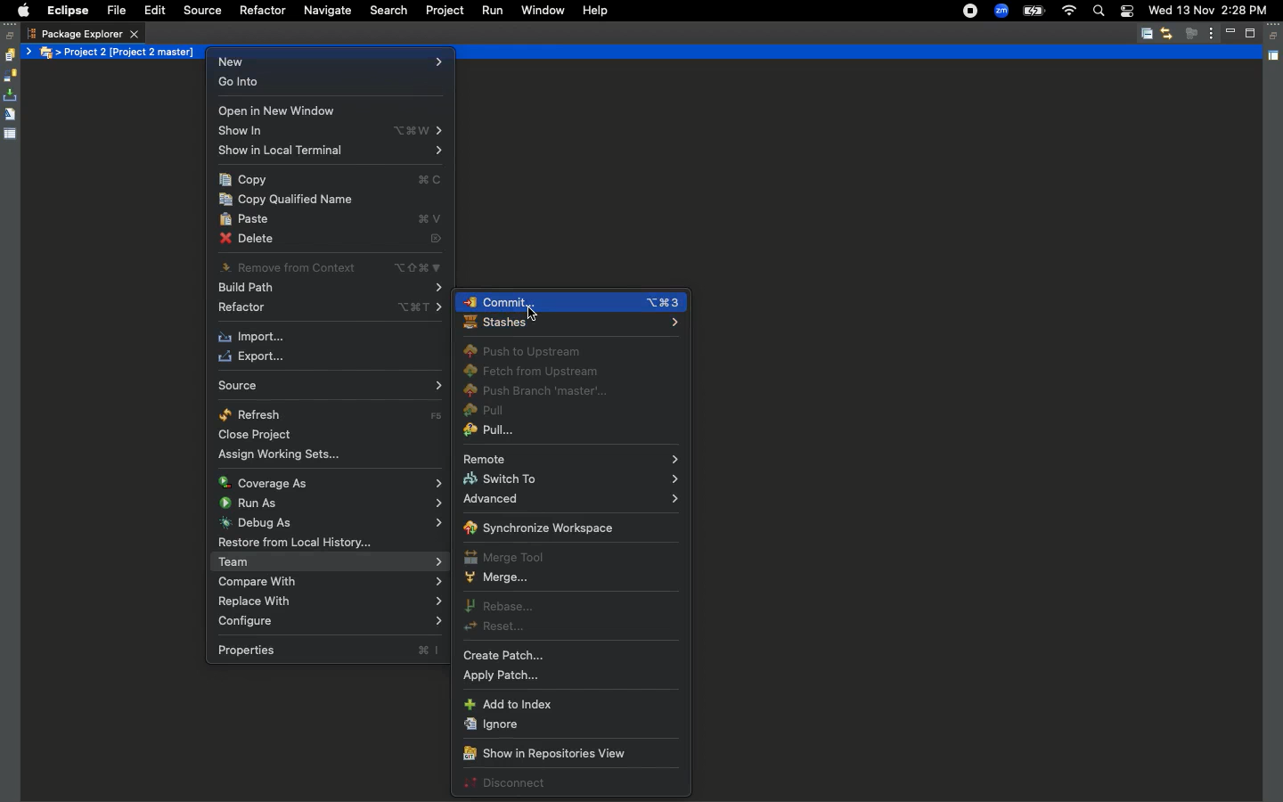 This screenshot has width=1283, height=802. Describe the element at coordinates (543, 394) in the screenshot. I see `Push branch master` at that location.